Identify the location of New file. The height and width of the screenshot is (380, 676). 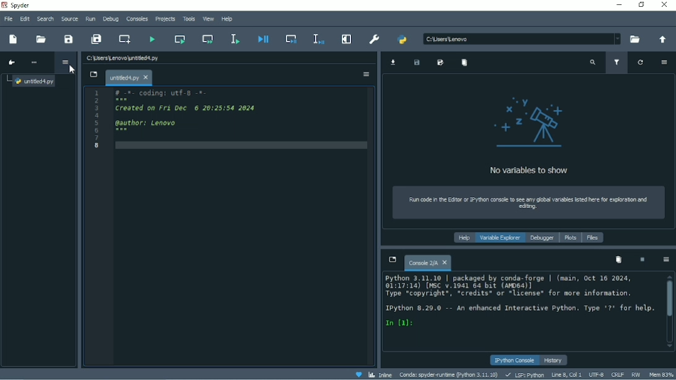
(13, 40).